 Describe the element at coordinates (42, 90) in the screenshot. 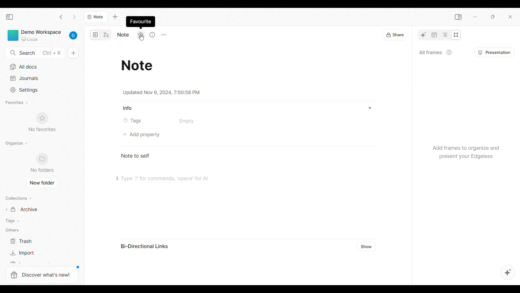

I see `Settings` at that location.